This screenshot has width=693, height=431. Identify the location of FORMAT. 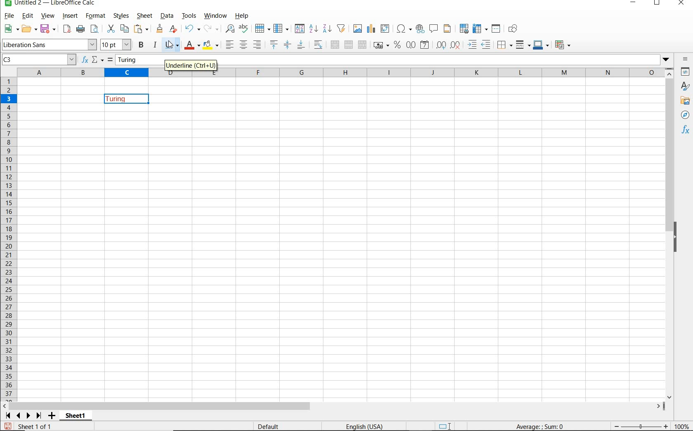
(96, 16).